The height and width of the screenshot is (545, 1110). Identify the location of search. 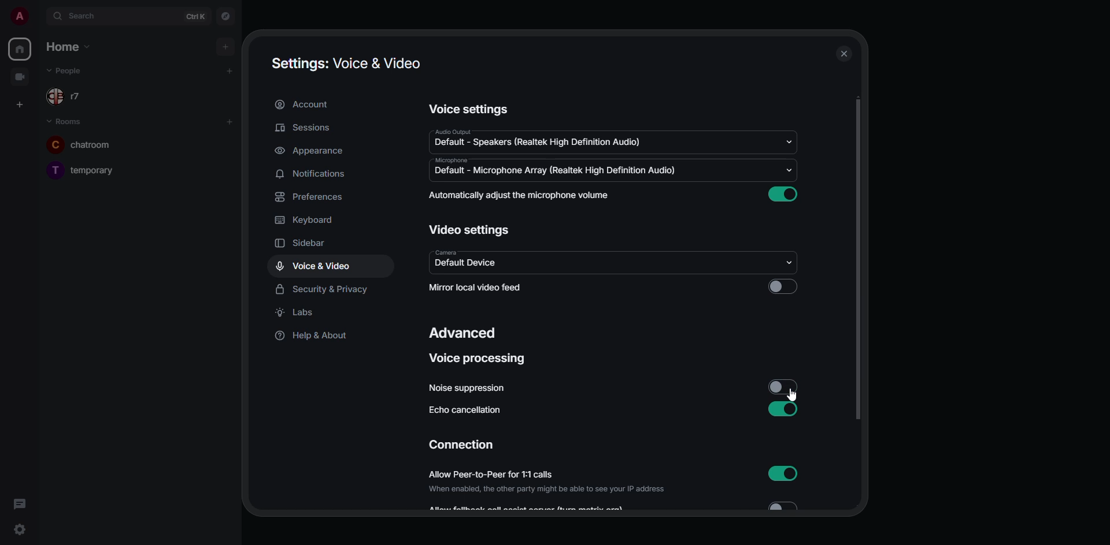
(85, 16).